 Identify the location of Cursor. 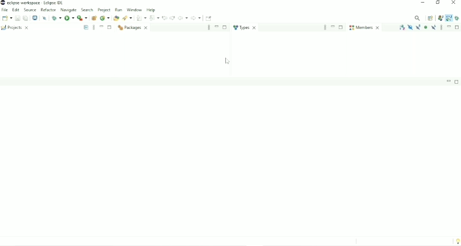
(228, 61).